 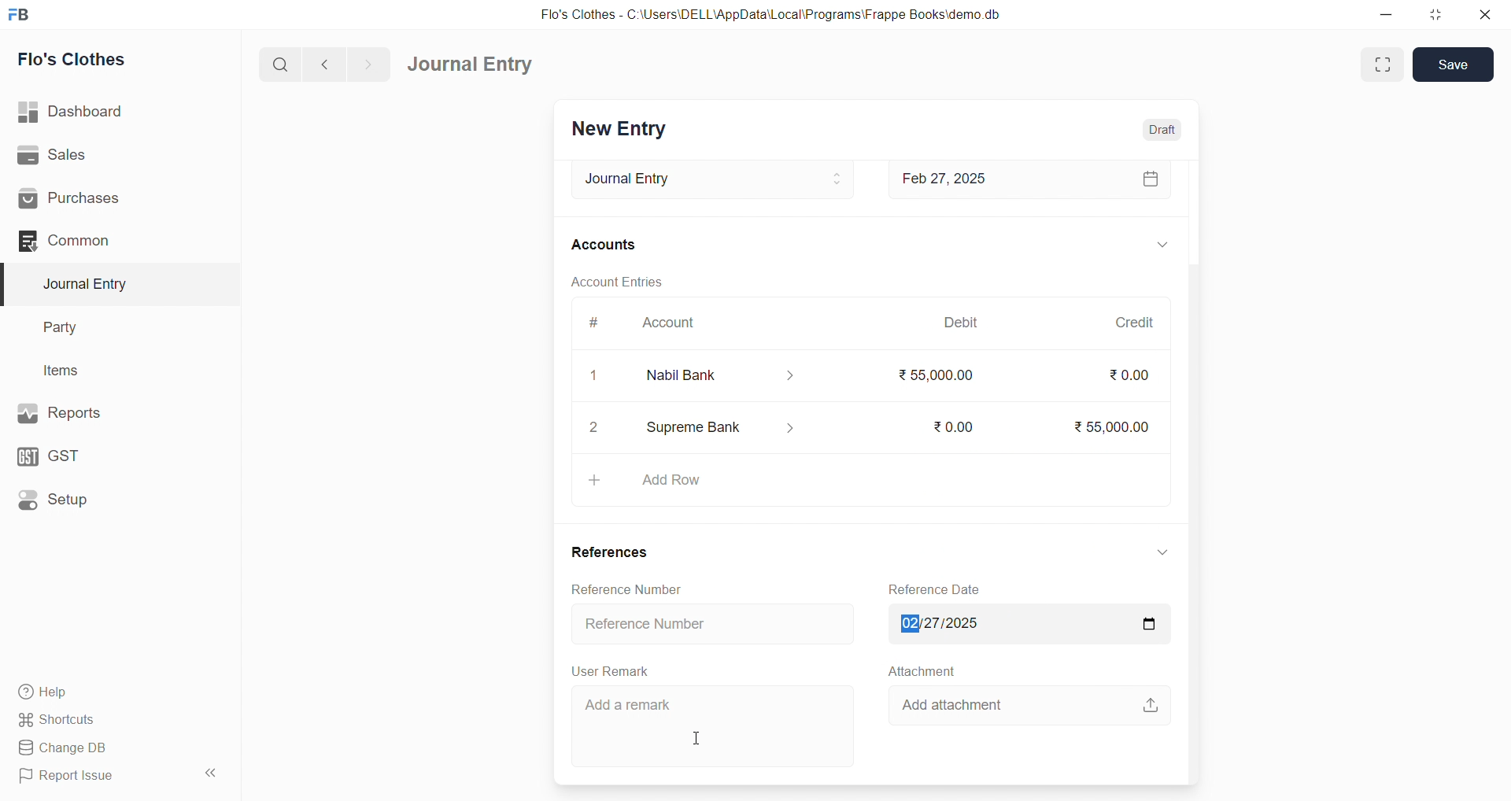 What do you see at coordinates (1380, 65) in the screenshot?
I see `Fit window` at bounding box center [1380, 65].